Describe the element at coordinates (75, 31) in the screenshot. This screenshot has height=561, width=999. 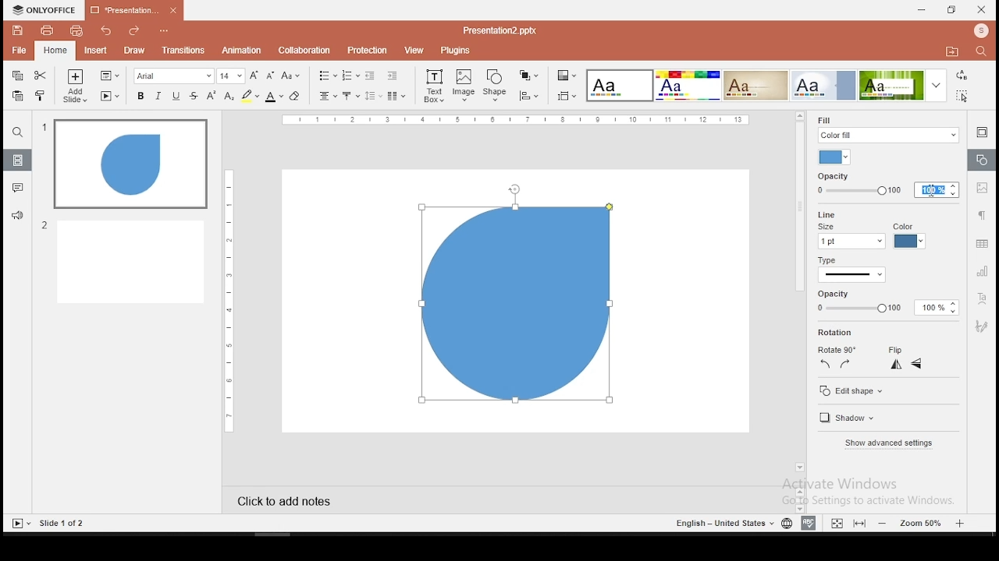
I see `quick print` at that location.